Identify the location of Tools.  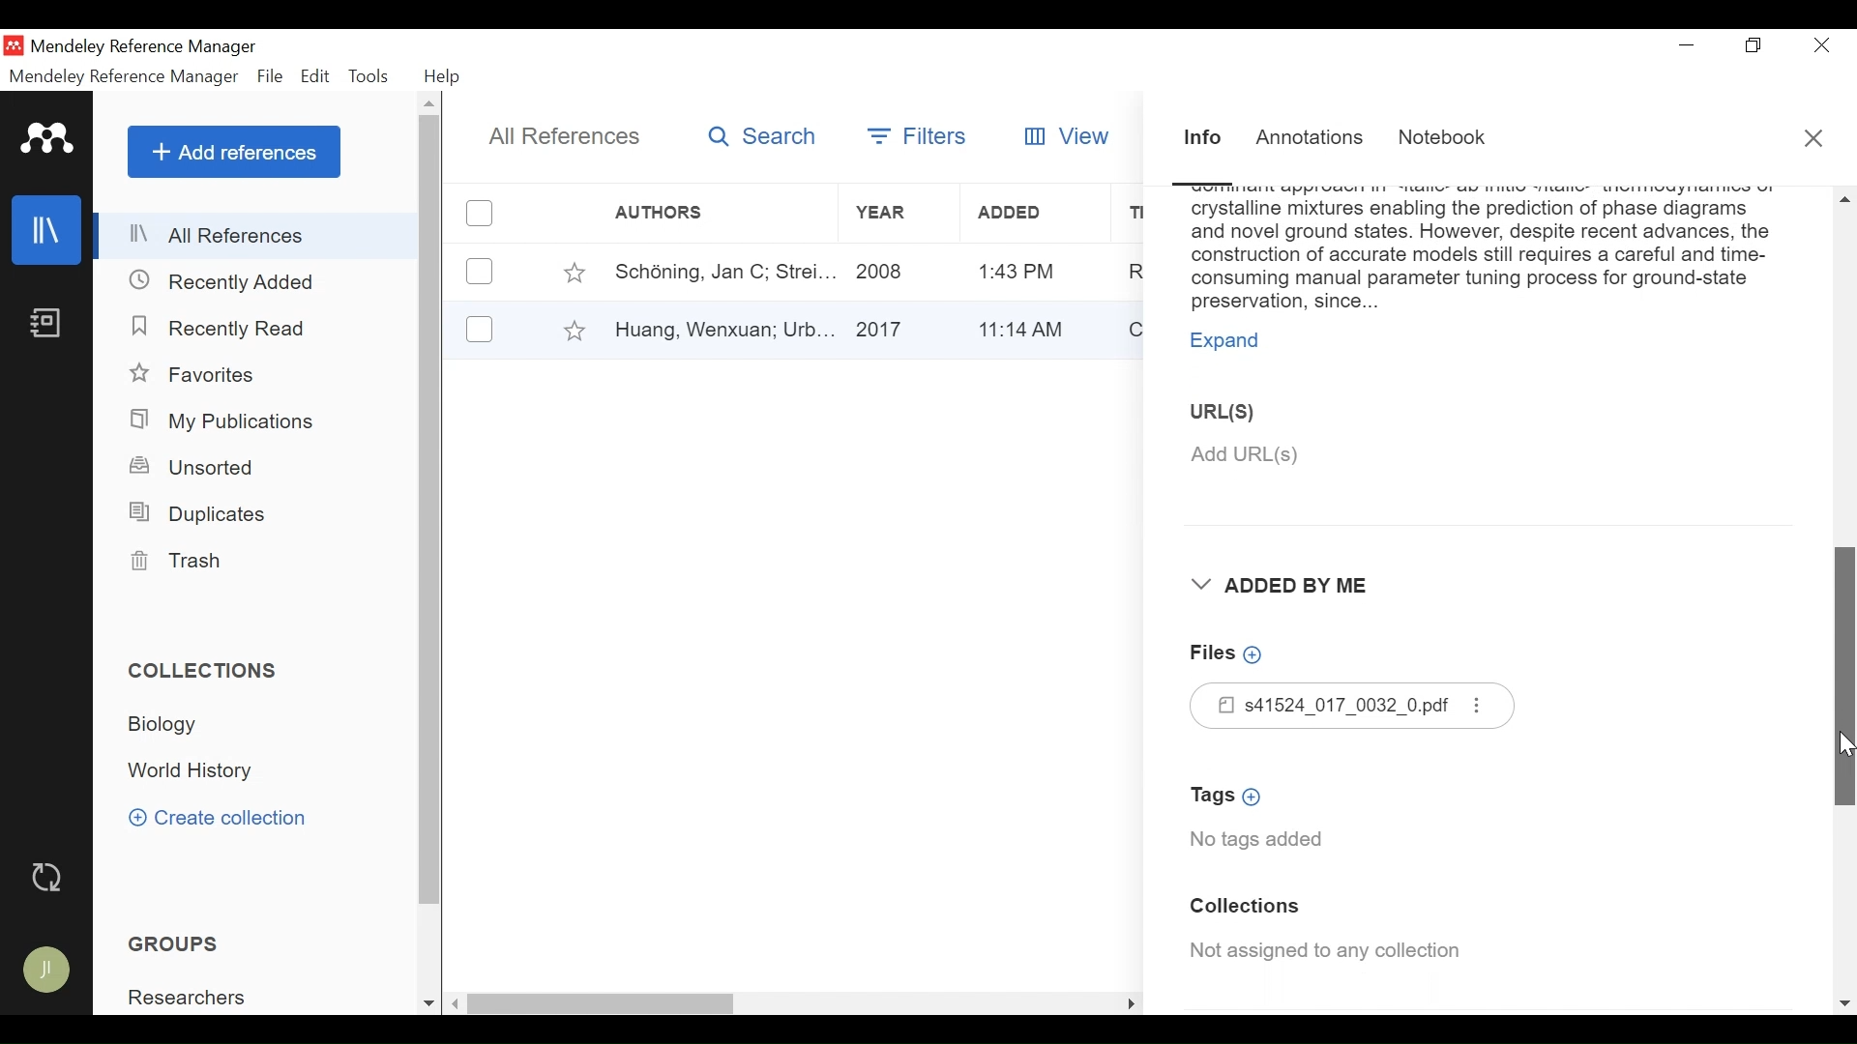
(368, 76).